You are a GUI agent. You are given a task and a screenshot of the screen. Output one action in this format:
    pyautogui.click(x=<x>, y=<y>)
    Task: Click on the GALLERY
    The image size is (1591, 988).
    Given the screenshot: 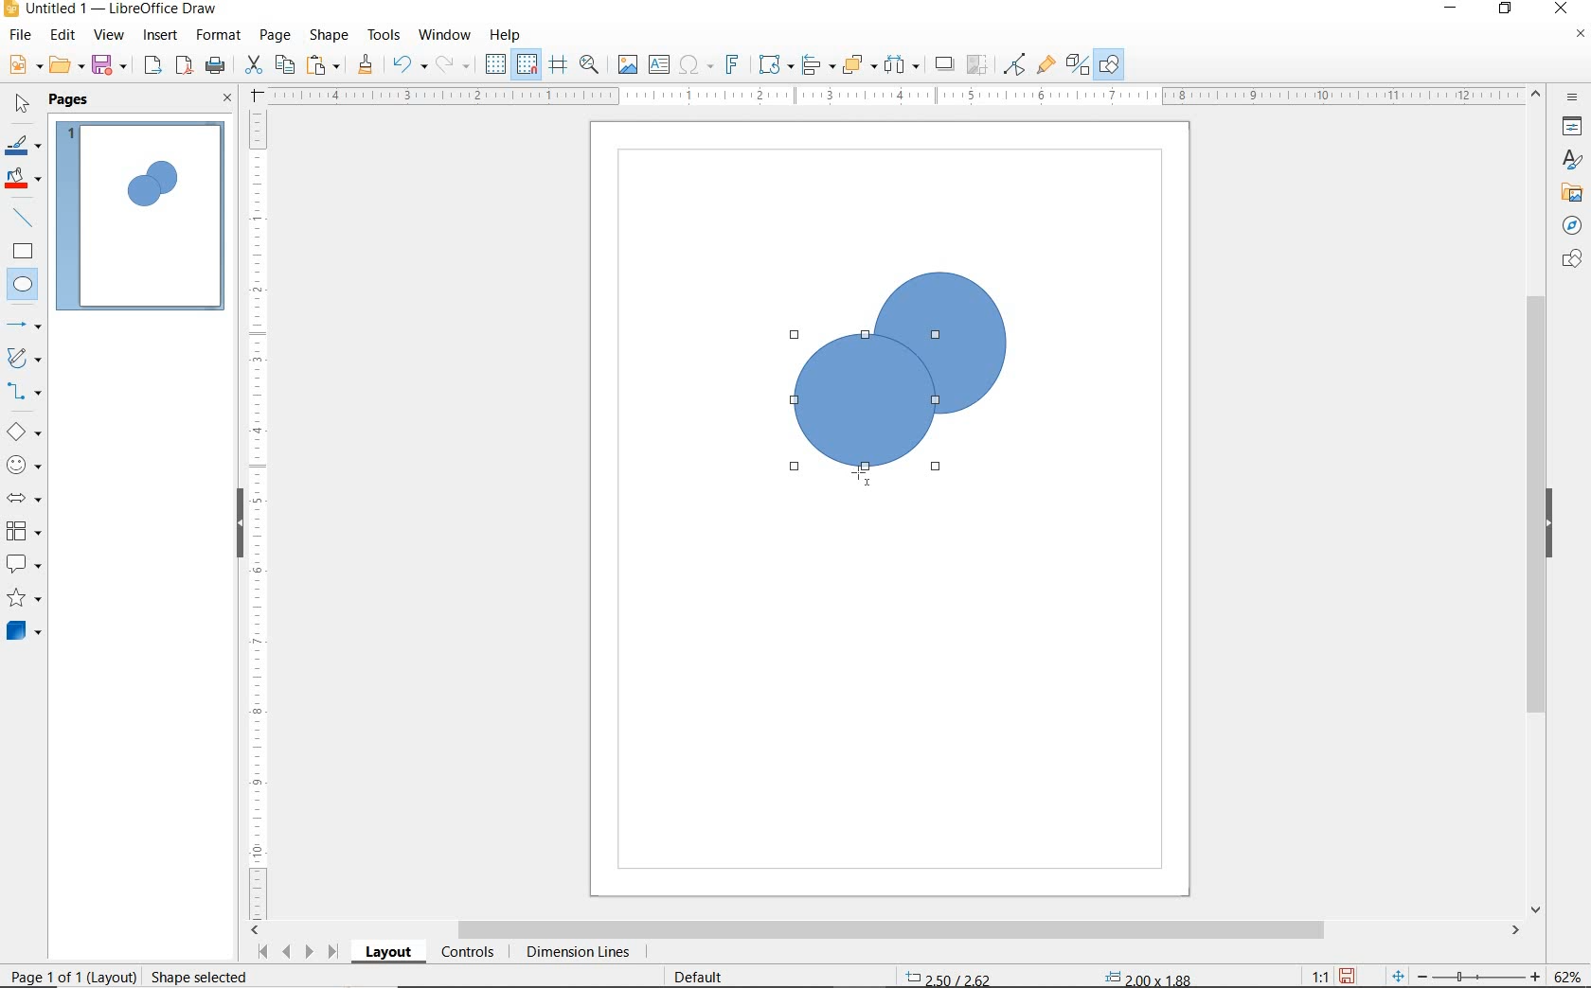 What is the action you would take?
    pyautogui.click(x=1569, y=193)
    